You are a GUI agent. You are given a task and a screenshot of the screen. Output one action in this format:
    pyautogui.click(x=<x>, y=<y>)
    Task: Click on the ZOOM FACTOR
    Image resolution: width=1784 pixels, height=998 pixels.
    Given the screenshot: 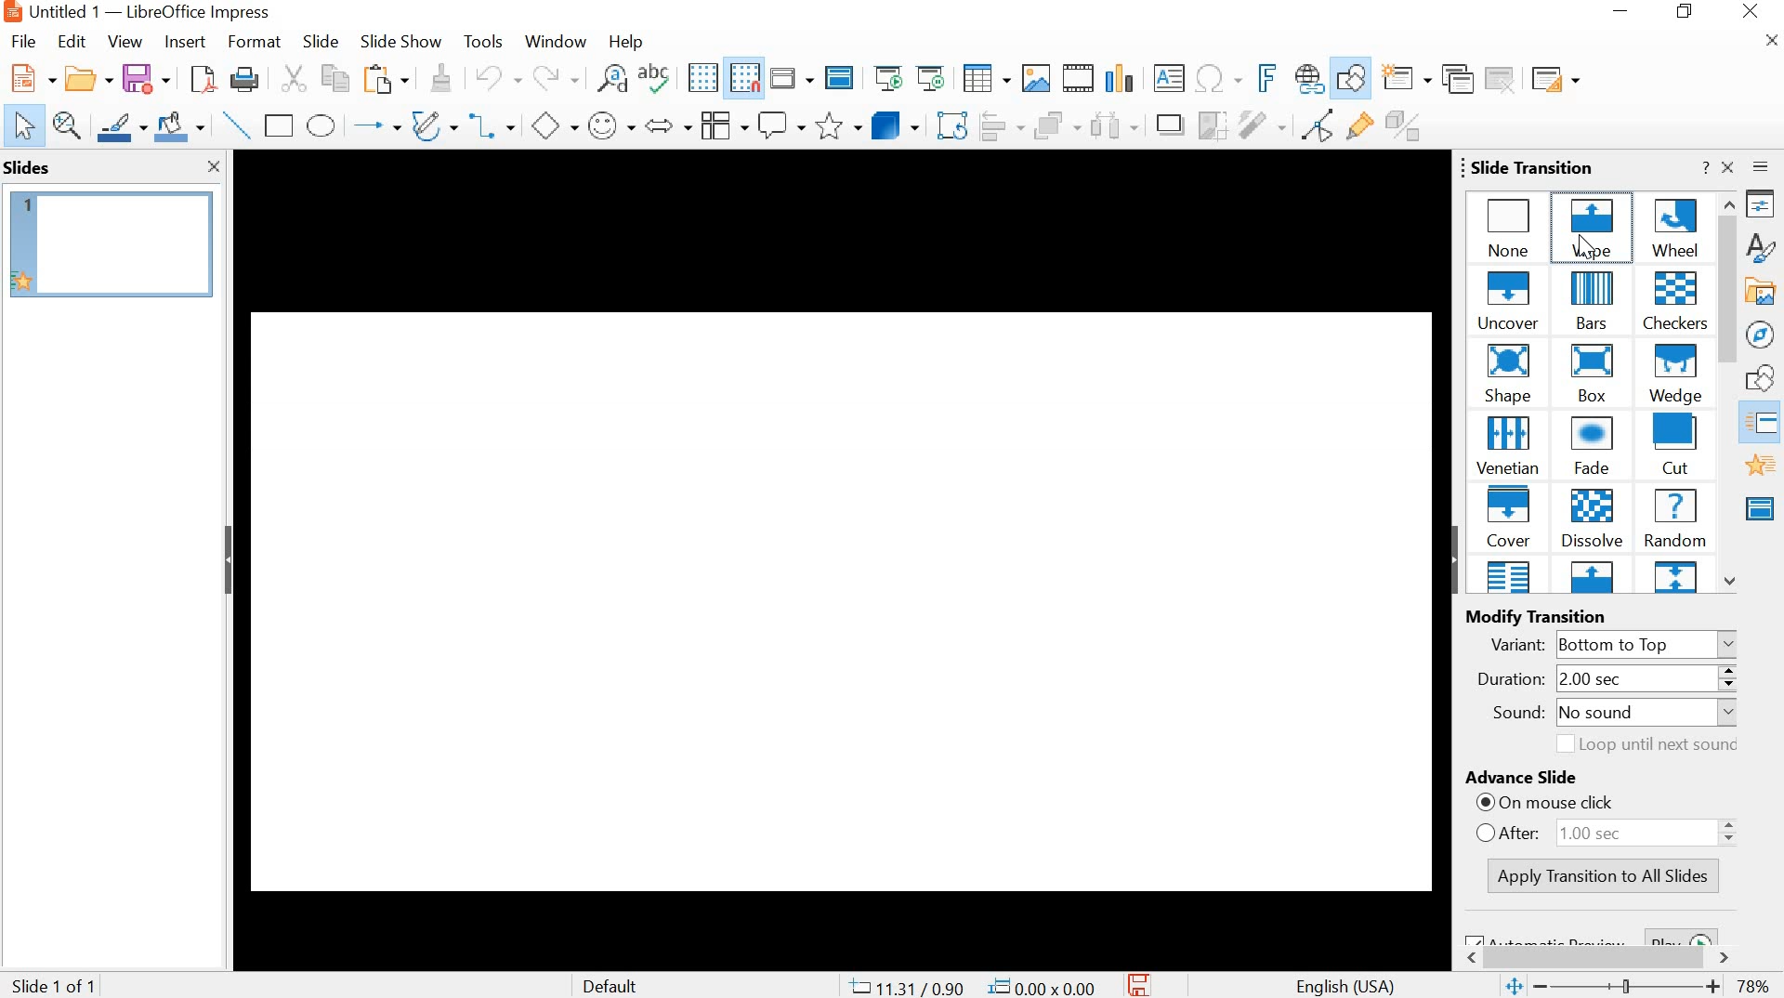 What is the action you would take?
    pyautogui.click(x=1755, y=989)
    